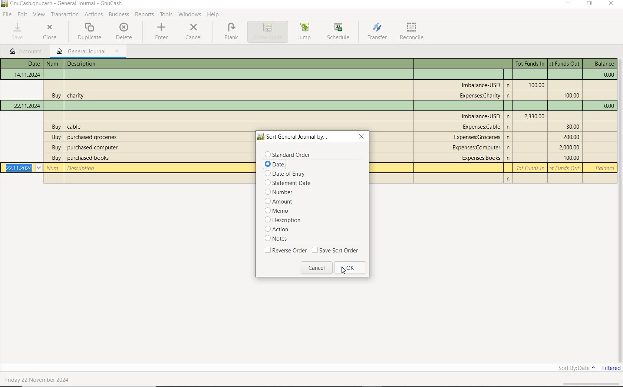 The image size is (623, 387). Describe the element at coordinates (509, 85) in the screenshot. I see `n` at that location.